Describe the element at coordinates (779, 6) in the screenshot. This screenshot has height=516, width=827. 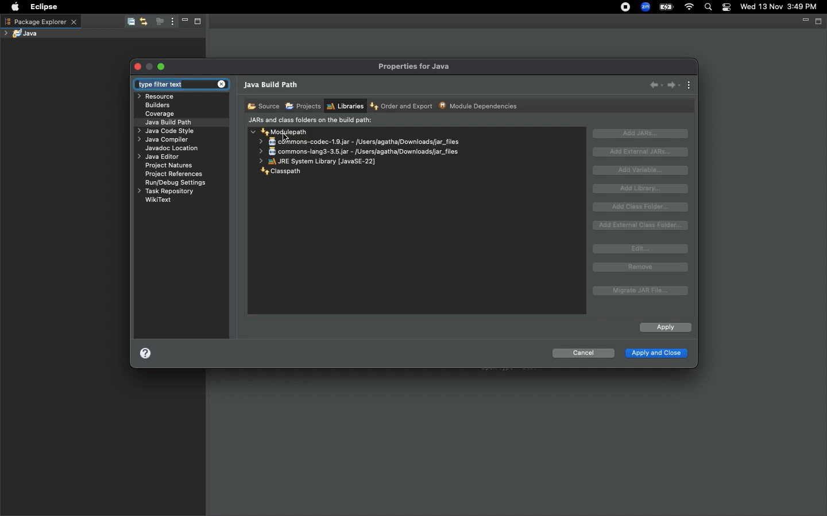
I see `Wed 13 Nov 3:49 PM` at that location.